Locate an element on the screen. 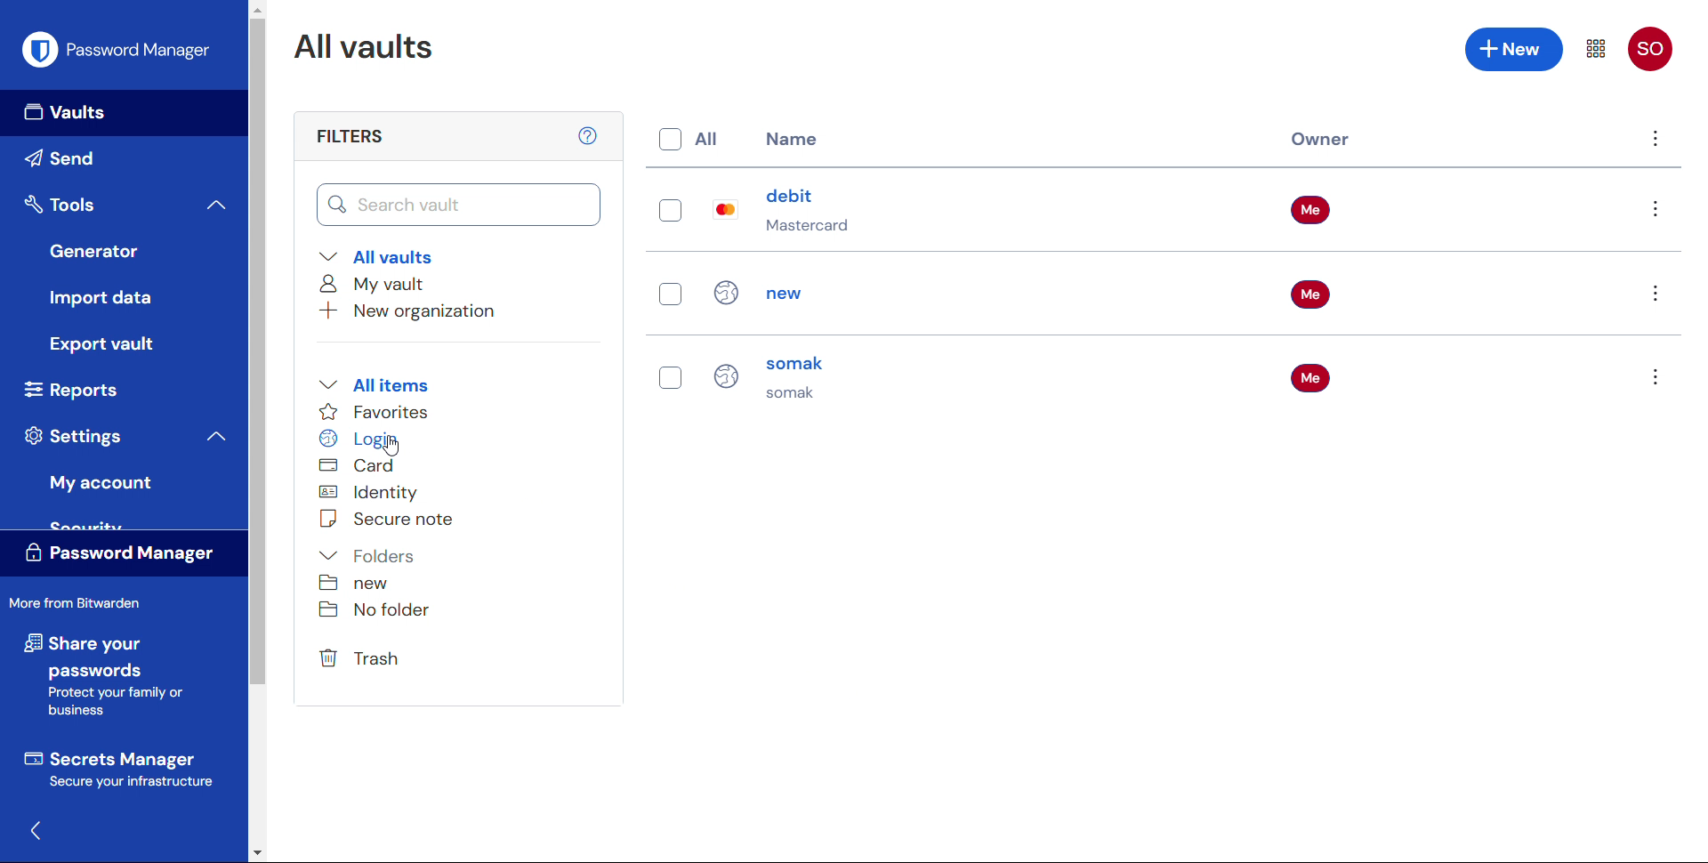 Image resolution: width=1708 pixels, height=863 pixels. Me is located at coordinates (1312, 292).